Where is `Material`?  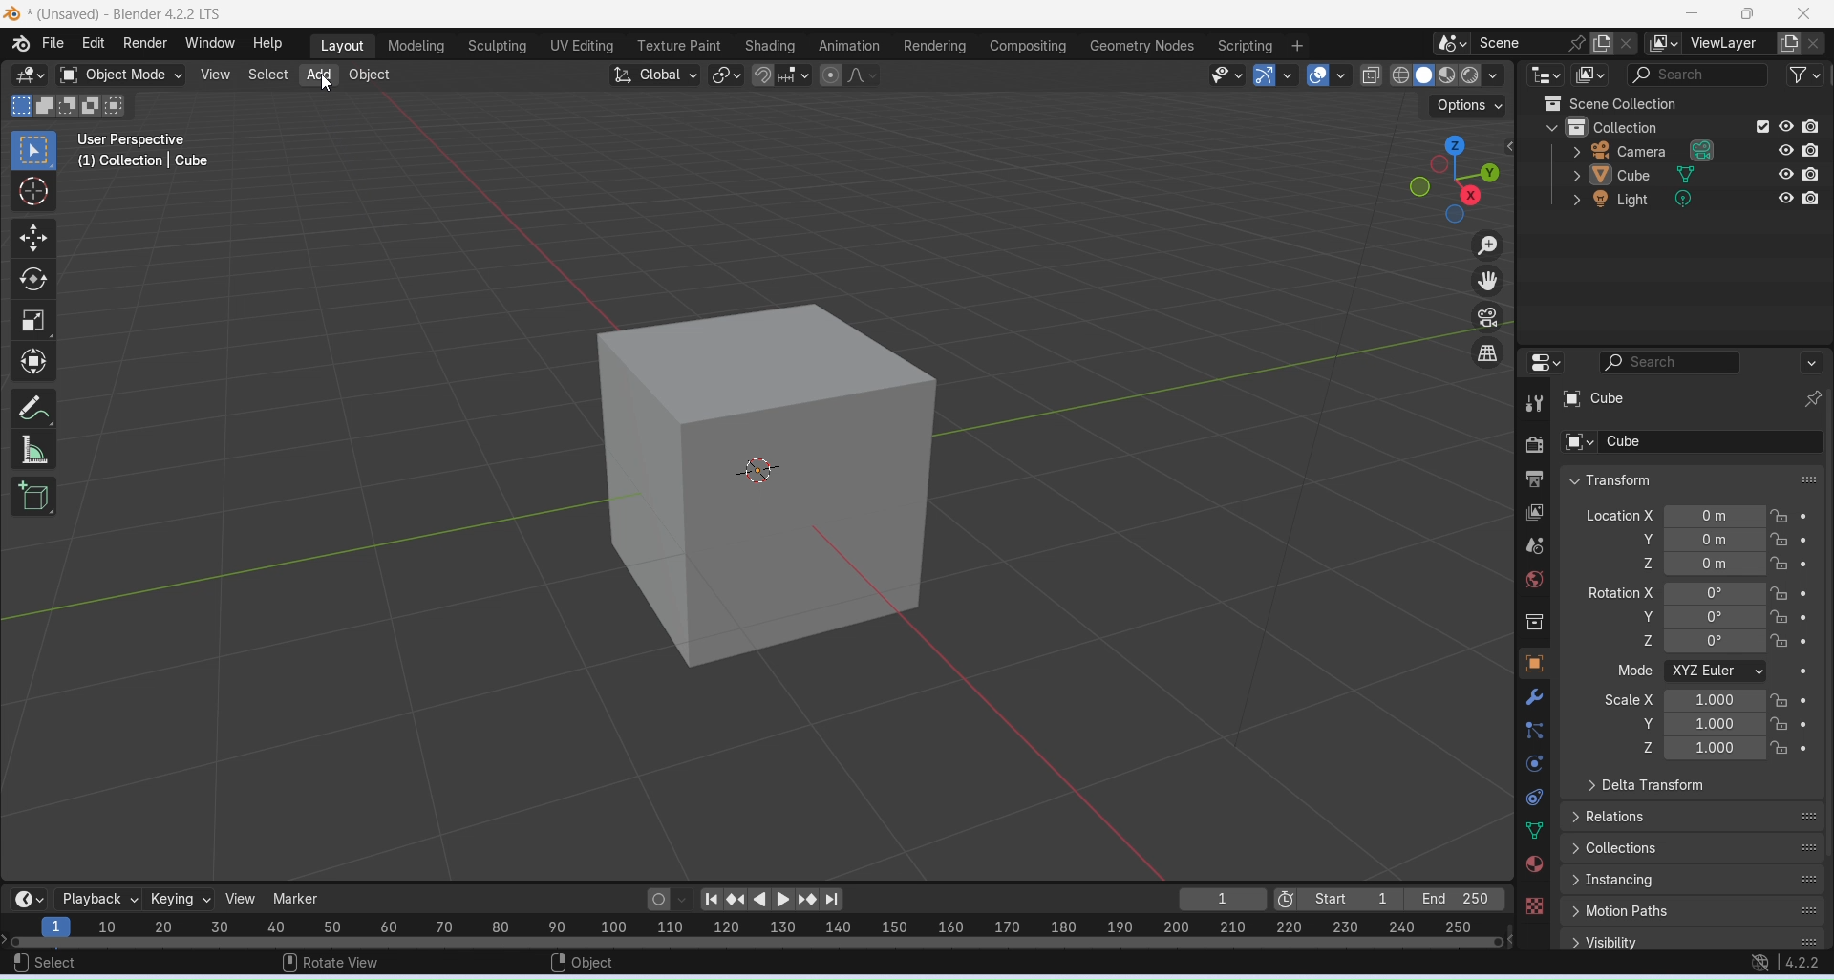 Material is located at coordinates (1533, 863).